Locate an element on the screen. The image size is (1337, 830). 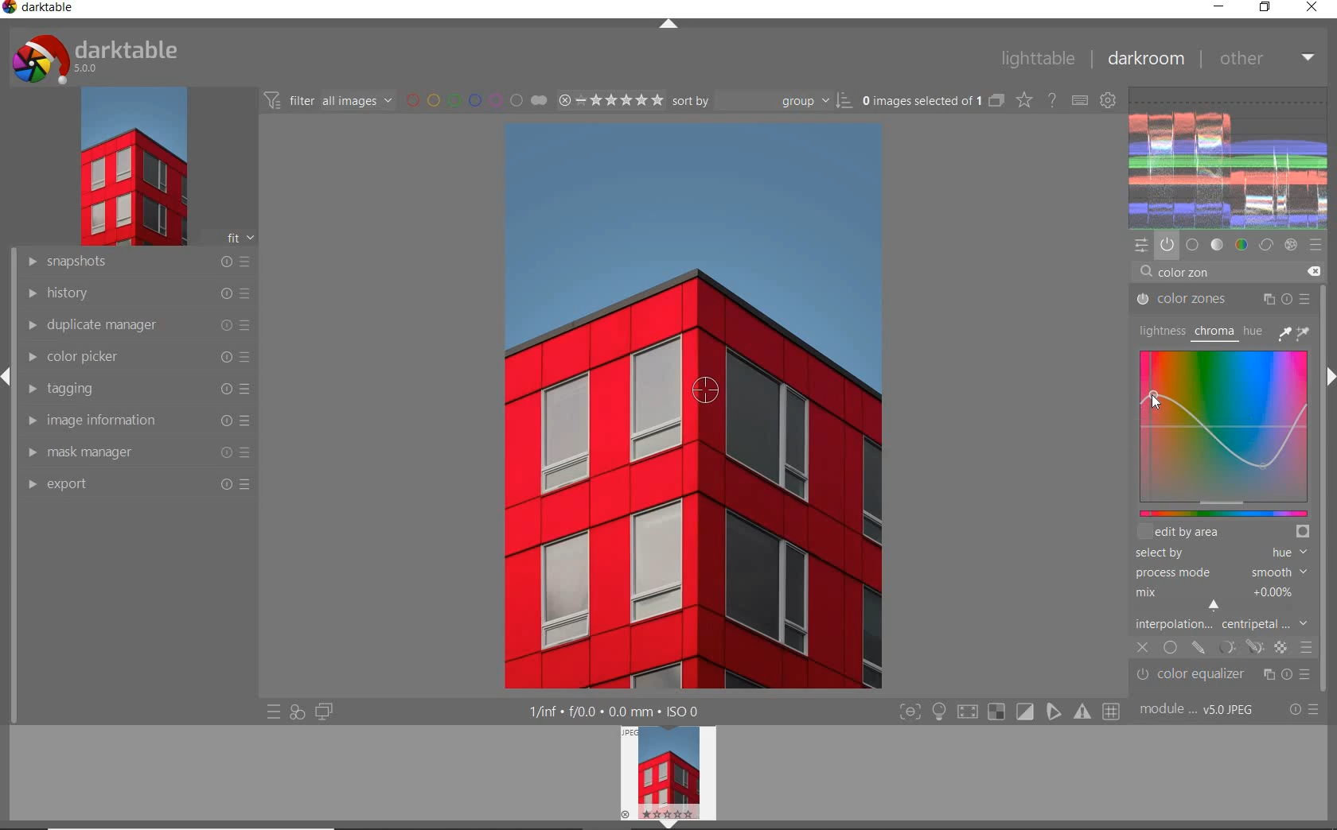
soft proofing is located at coordinates (1026, 712).